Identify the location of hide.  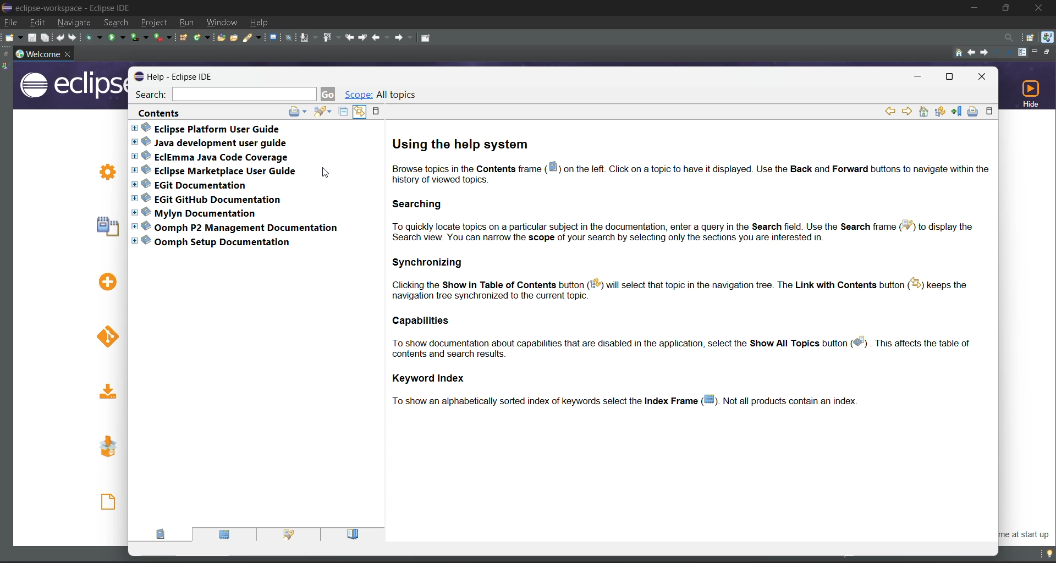
(1028, 92).